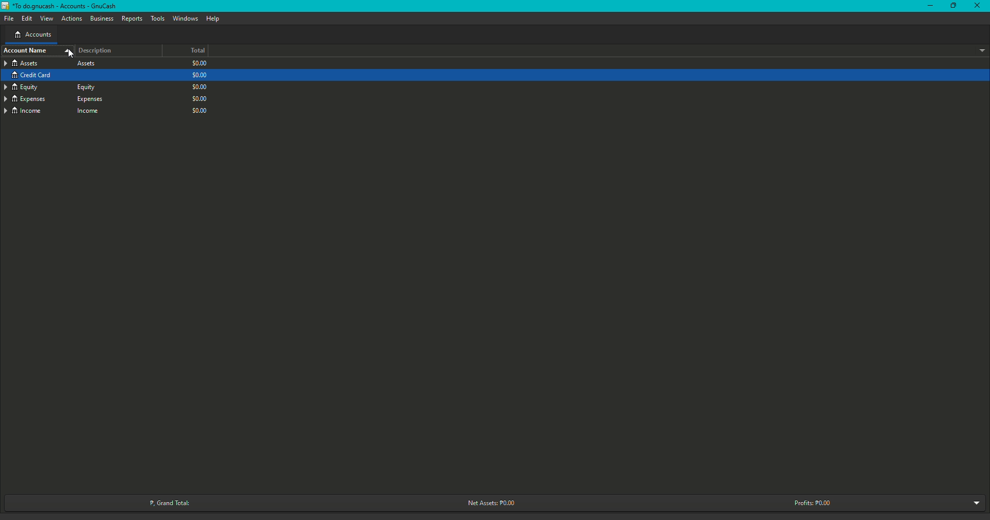 The image size is (990, 520). I want to click on Description, so click(96, 50).